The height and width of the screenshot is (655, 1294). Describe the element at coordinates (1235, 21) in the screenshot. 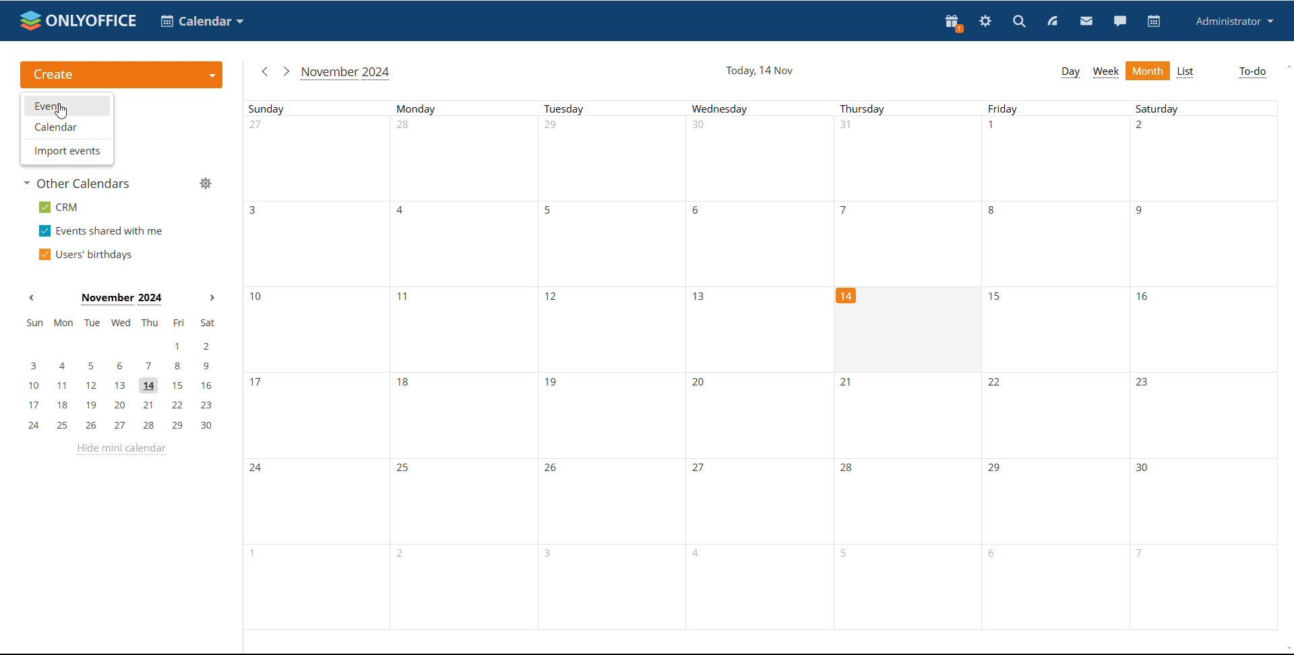

I see `profile` at that location.